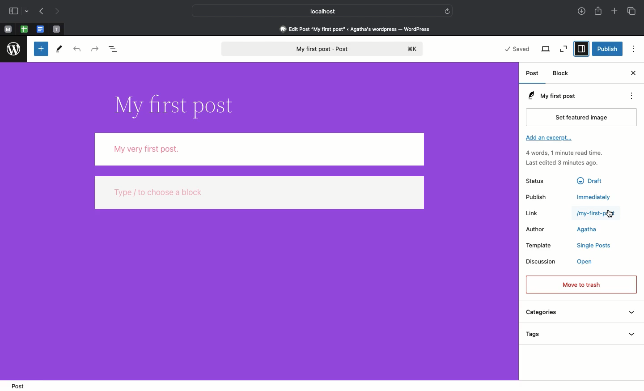  I want to click on pinned tabs, so click(40, 30).